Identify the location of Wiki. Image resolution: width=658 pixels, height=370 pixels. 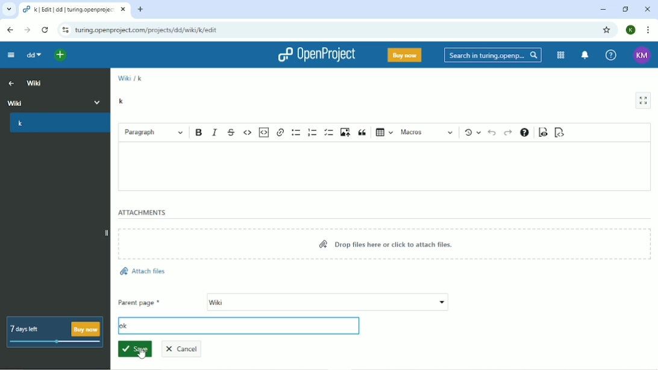
(124, 78).